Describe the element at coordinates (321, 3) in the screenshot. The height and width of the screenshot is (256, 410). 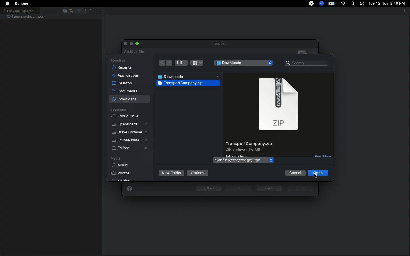
I see `Zoom` at that location.